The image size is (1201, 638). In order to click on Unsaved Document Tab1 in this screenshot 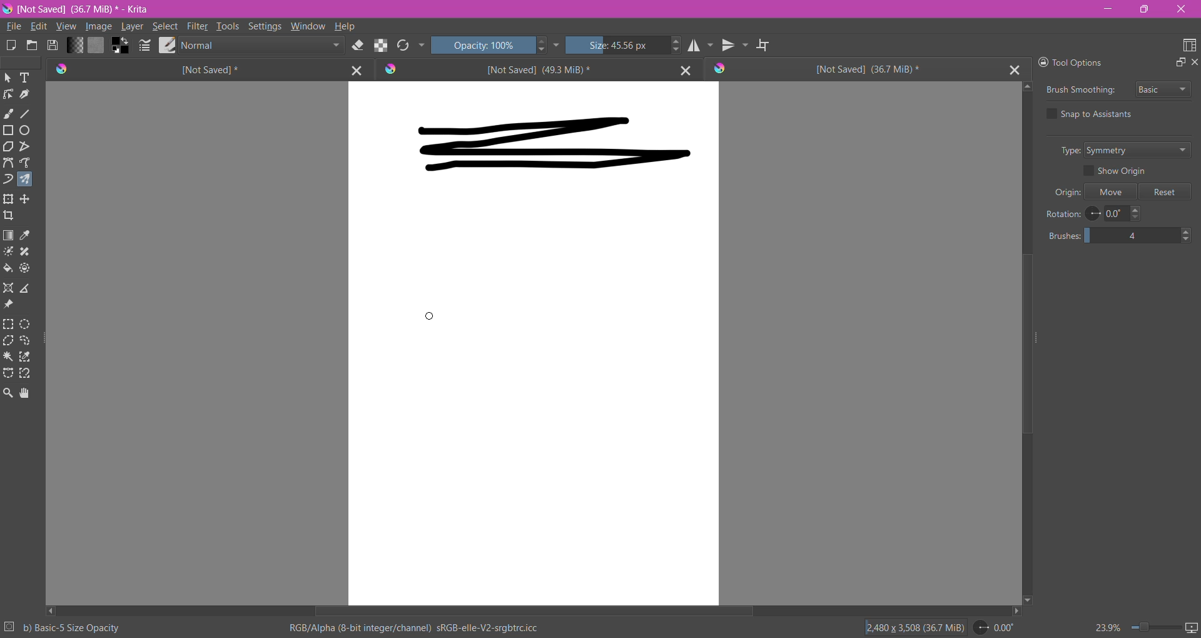, I will do `click(188, 69)`.